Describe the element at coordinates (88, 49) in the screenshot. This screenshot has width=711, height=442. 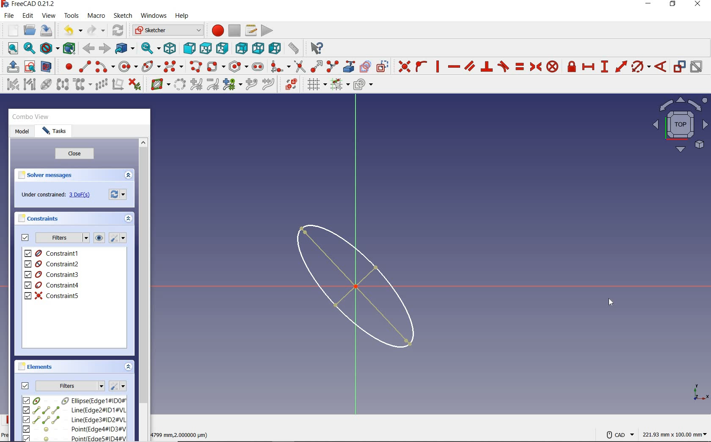
I see `back` at that location.